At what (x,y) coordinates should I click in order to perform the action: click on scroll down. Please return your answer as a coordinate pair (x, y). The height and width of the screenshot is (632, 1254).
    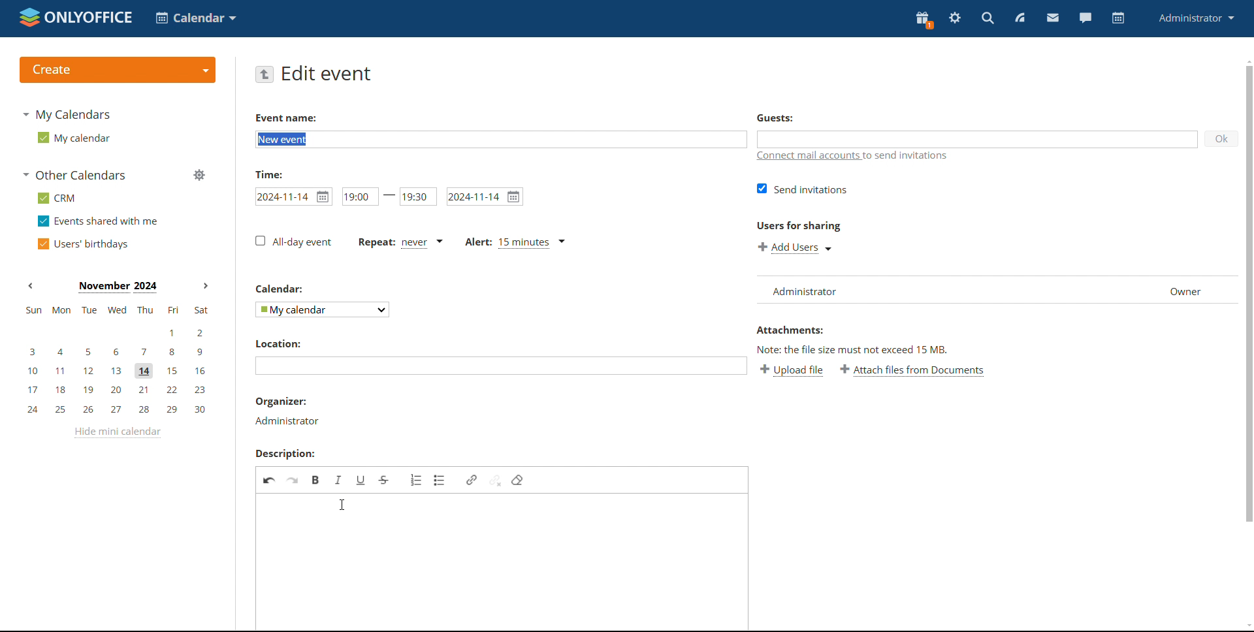
    Looking at the image, I should click on (1246, 625).